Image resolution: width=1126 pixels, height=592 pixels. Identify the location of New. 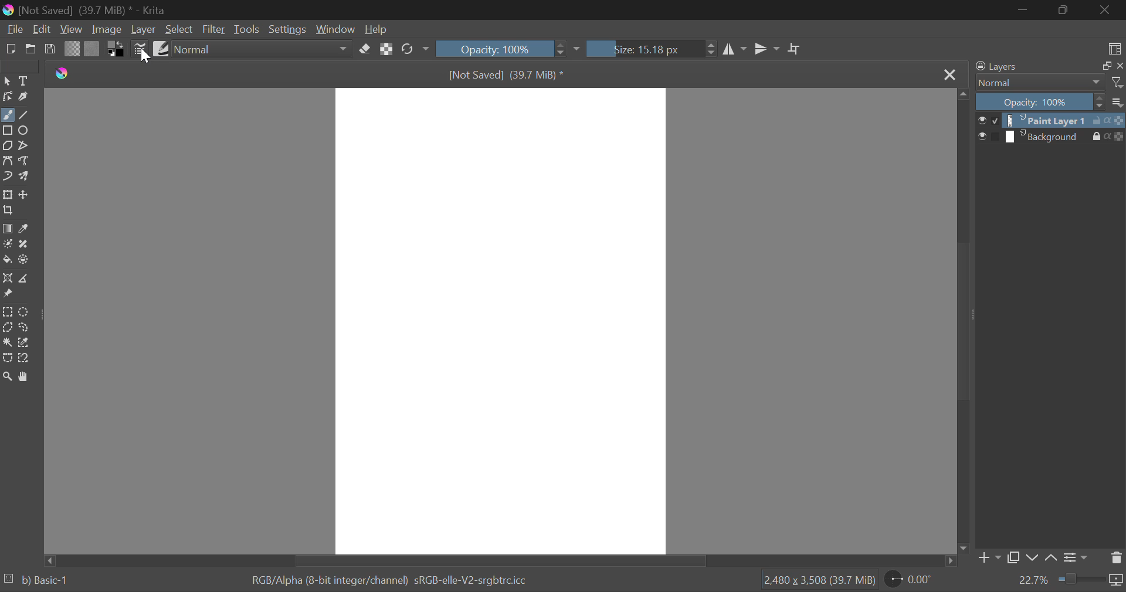
(11, 48).